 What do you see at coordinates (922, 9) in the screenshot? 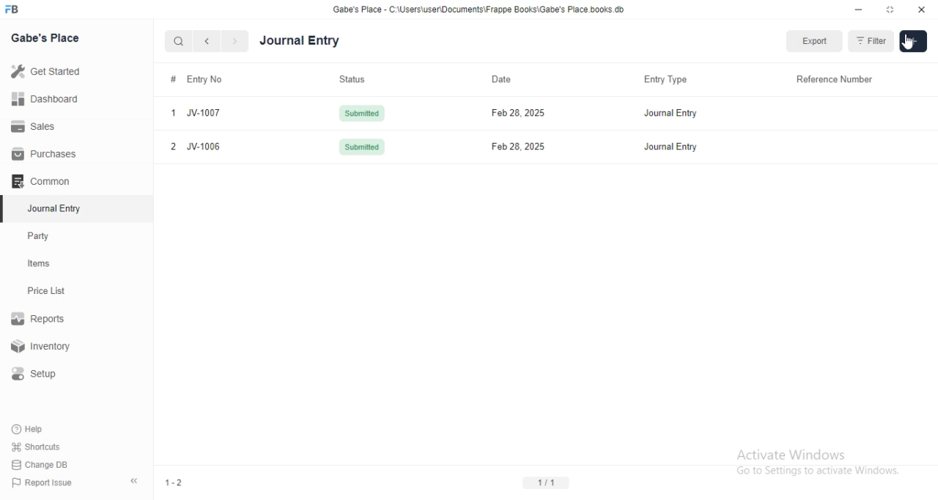
I see `close` at bounding box center [922, 9].